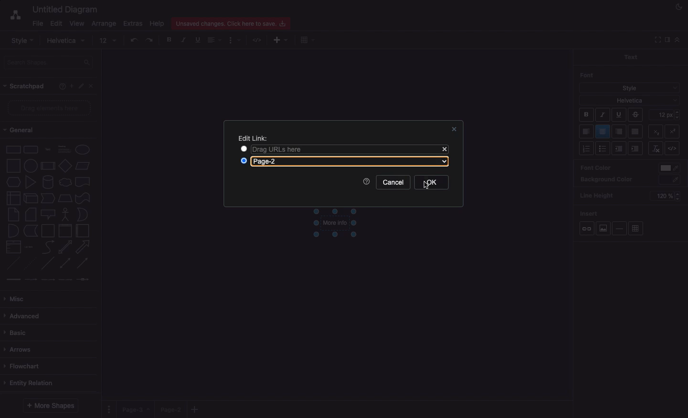 The image size is (688, 418). I want to click on Insert, so click(590, 212).